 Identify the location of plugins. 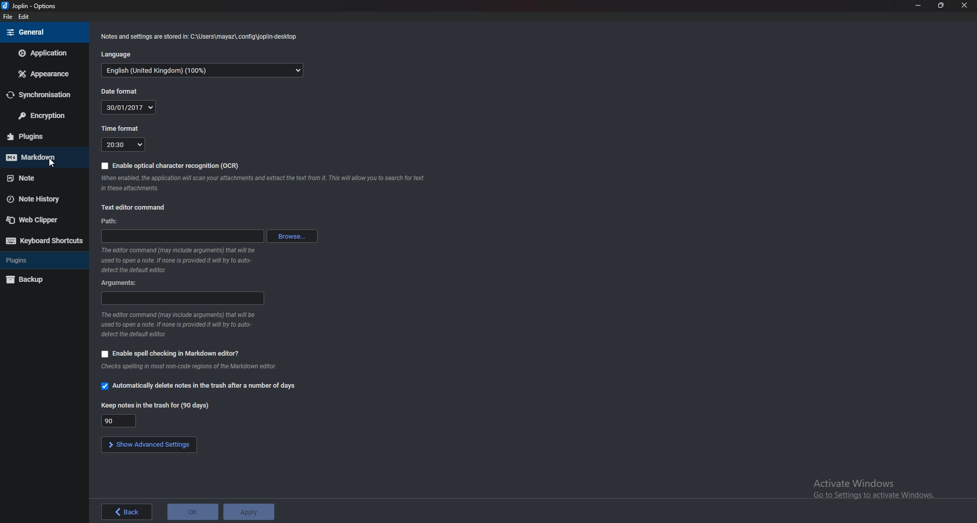
(37, 136).